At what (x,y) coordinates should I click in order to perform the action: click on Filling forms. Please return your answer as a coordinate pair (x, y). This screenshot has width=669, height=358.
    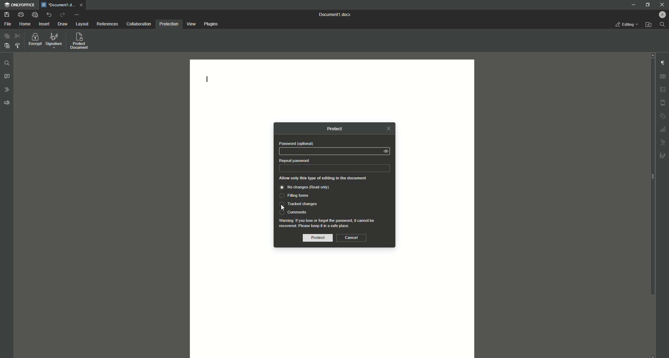
    Looking at the image, I should click on (295, 196).